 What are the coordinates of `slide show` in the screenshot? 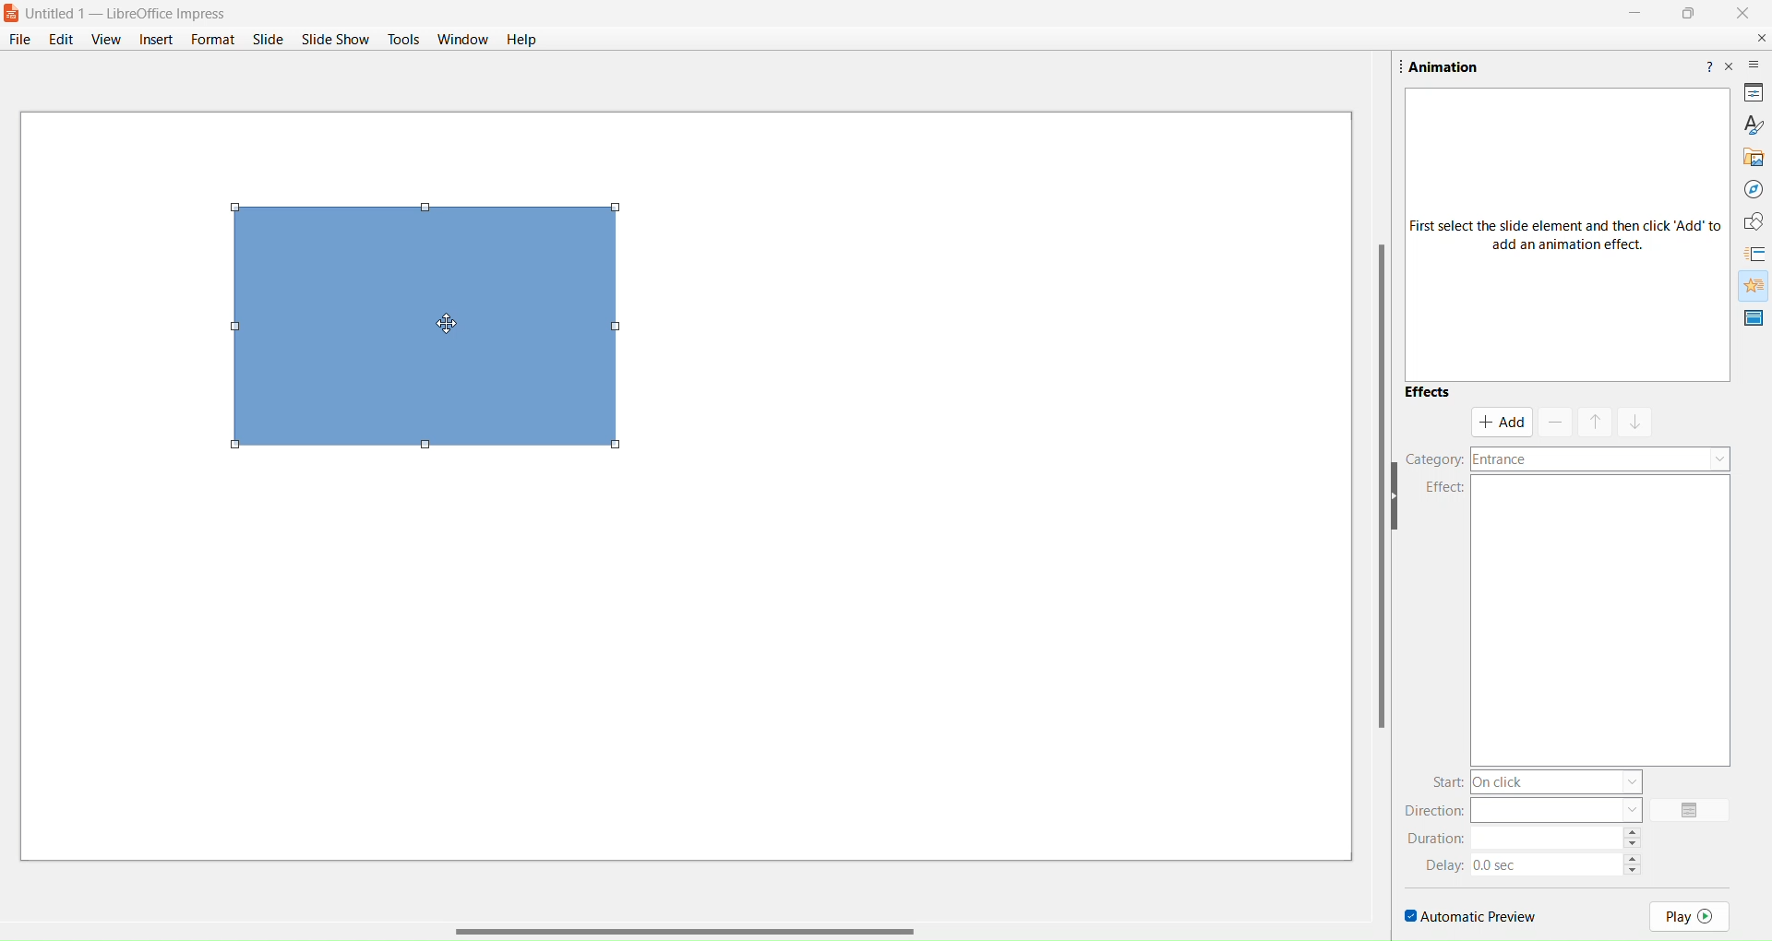 It's located at (337, 39).